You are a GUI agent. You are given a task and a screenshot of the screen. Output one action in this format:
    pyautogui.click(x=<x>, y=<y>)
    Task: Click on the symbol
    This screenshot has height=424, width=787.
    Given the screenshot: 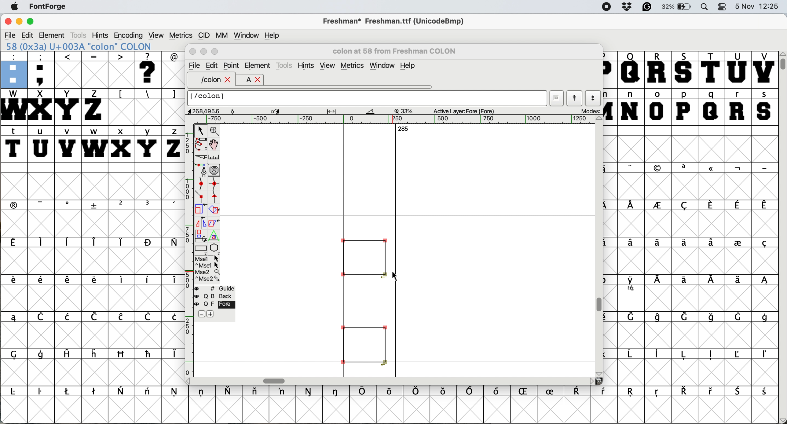 What is the action you would take?
    pyautogui.click(x=763, y=168)
    